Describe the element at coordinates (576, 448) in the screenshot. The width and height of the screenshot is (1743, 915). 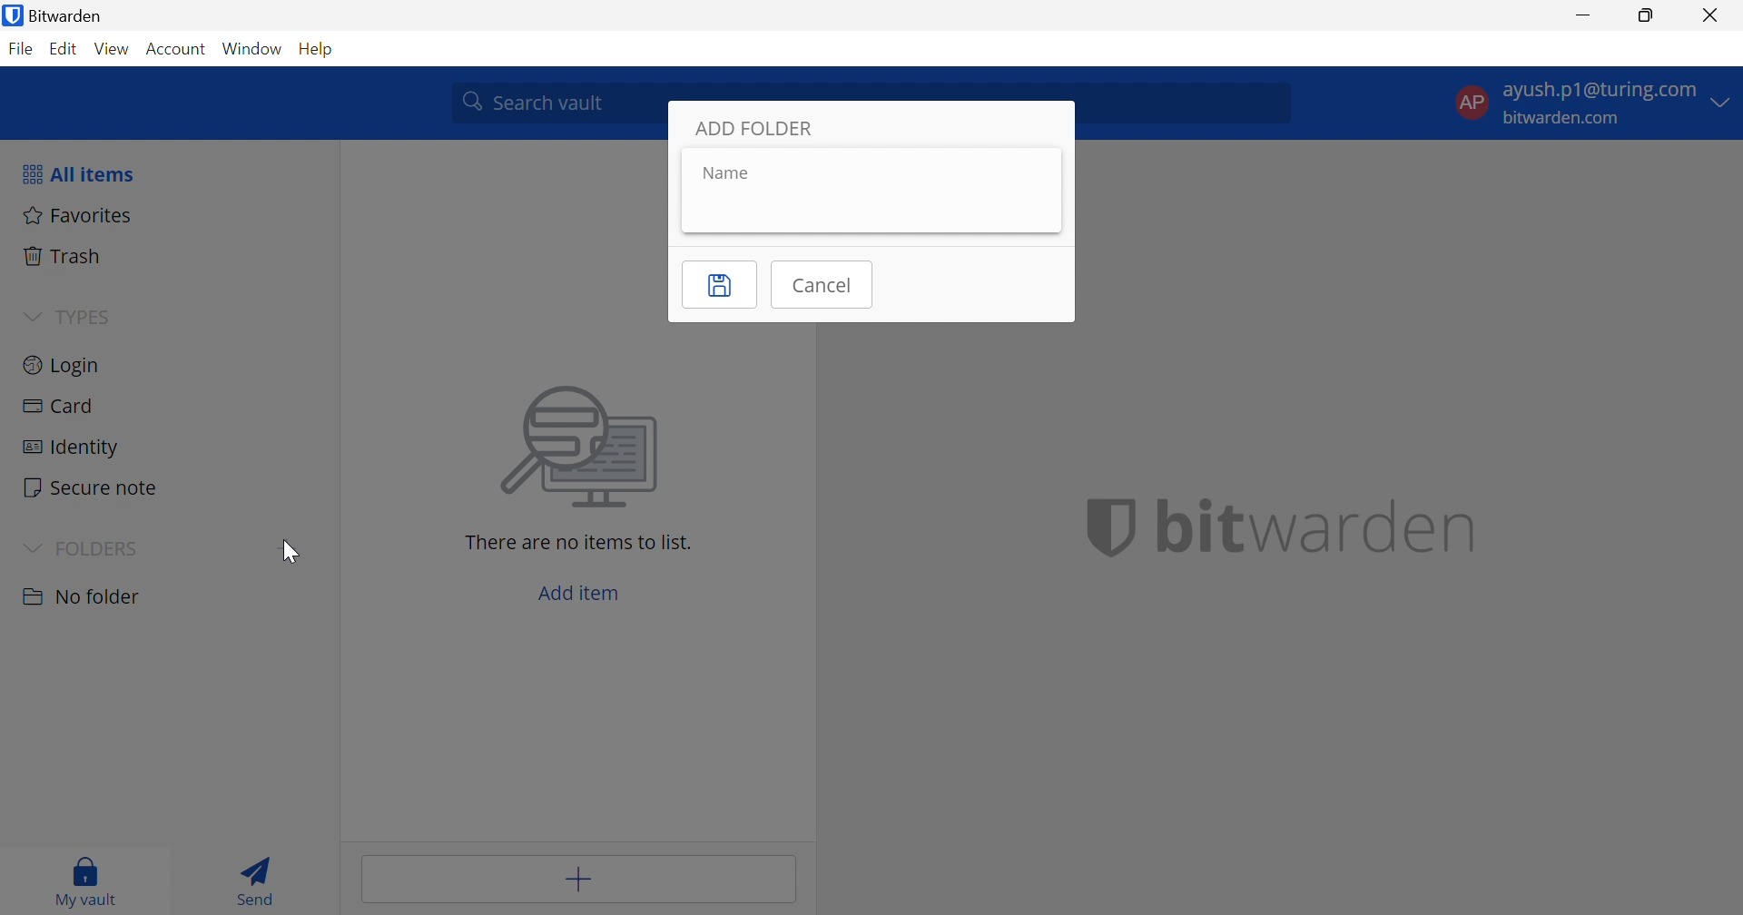
I see `image` at that location.